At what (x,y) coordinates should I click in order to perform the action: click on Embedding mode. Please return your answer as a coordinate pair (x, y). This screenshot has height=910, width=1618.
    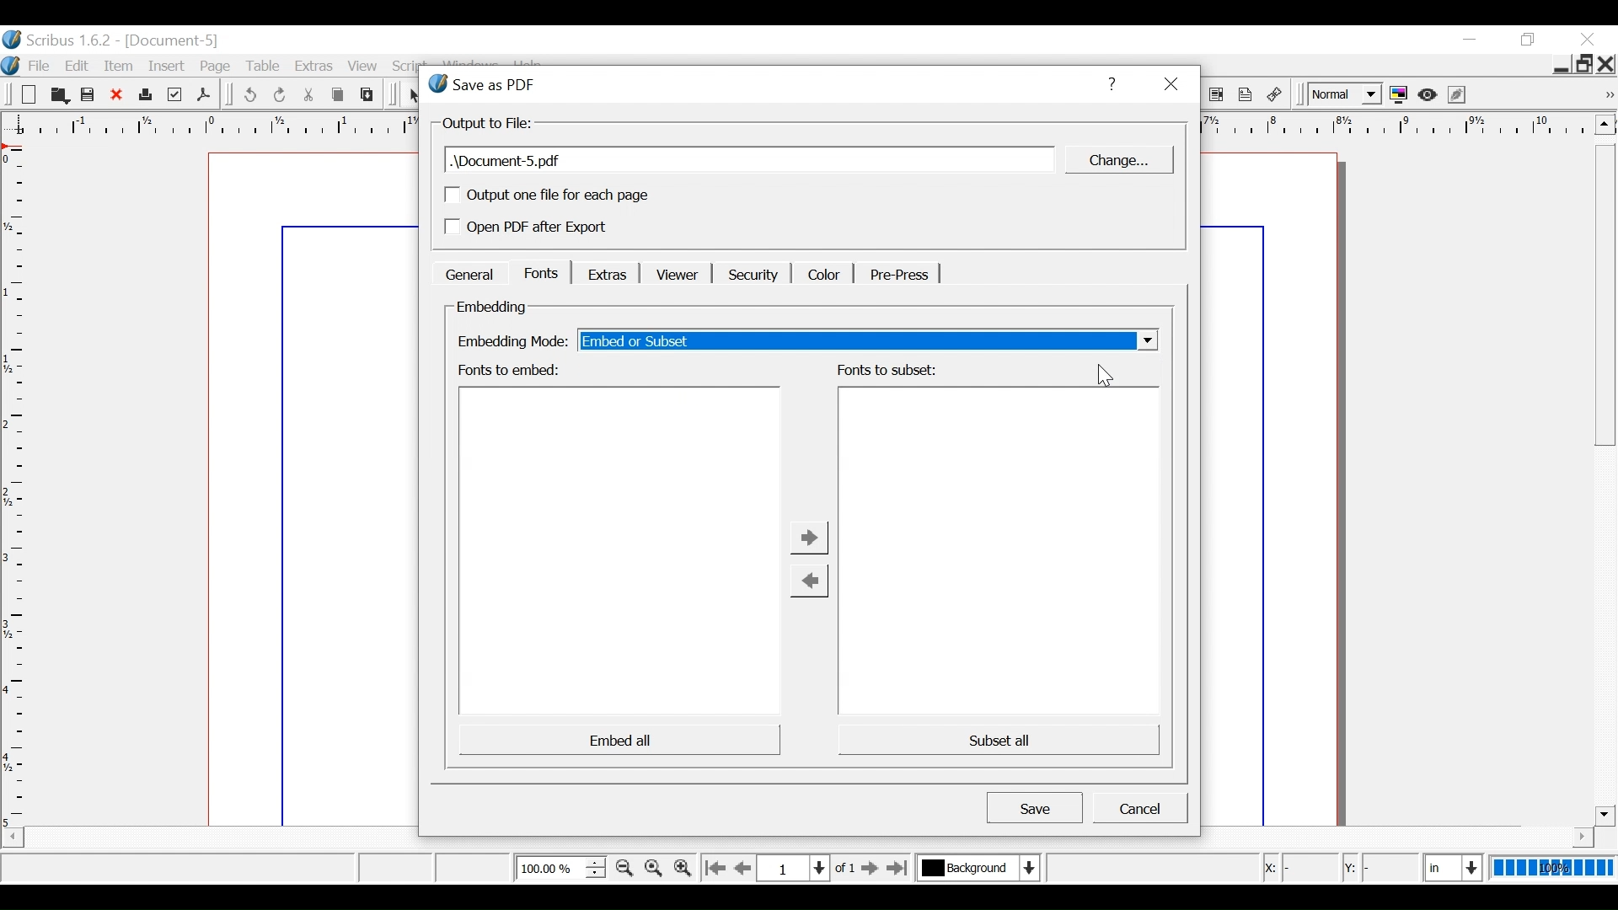
    Looking at the image, I should click on (510, 342).